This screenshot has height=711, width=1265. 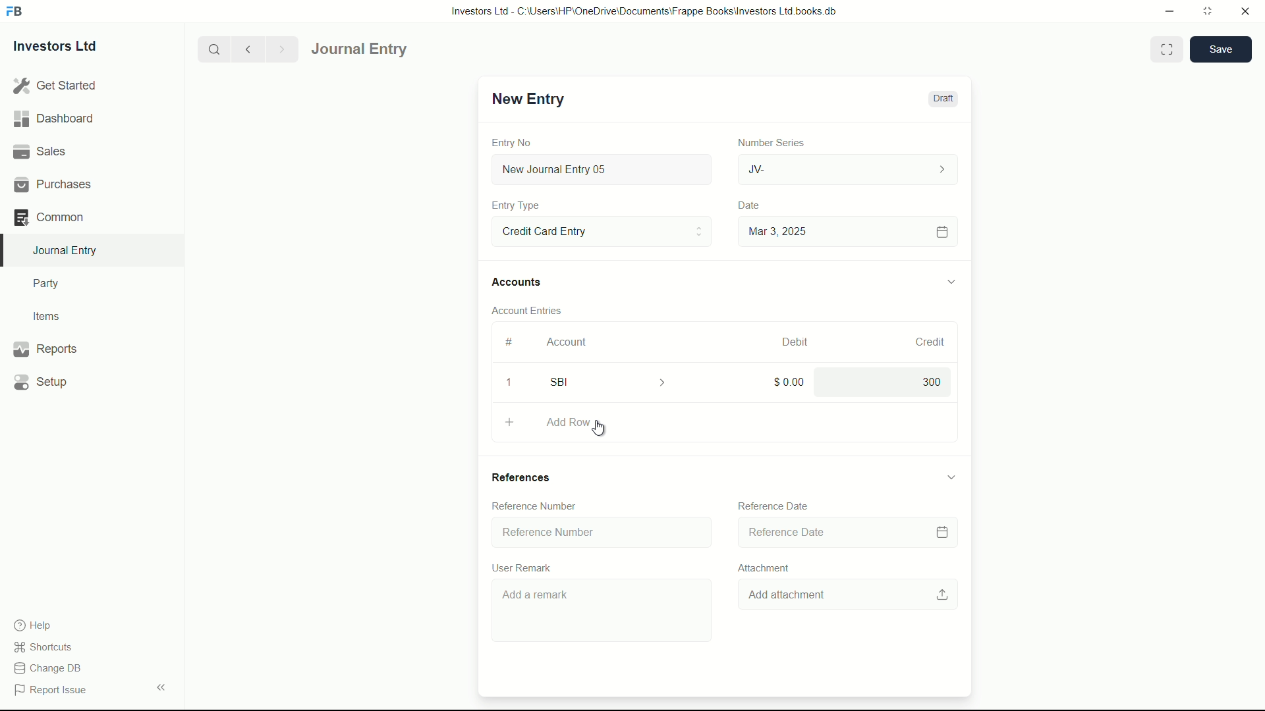 I want to click on Attachment, so click(x=760, y=567).